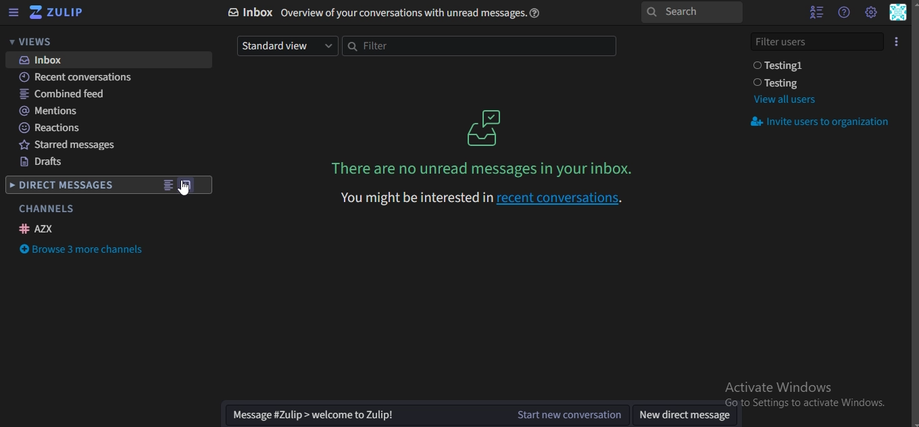 Image resolution: width=919 pixels, height=427 pixels. What do you see at coordinates (188, 185) in the screenshot?
I see `direct conversation` at bounding box center [188, 185].